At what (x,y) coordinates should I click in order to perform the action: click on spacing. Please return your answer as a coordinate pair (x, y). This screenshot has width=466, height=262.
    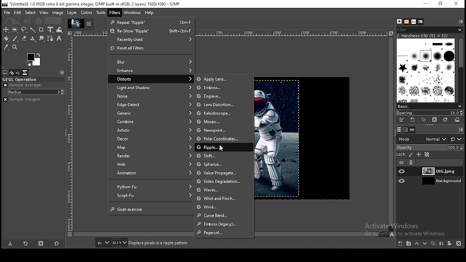
    Looking at the image, I should click on (430, 113).